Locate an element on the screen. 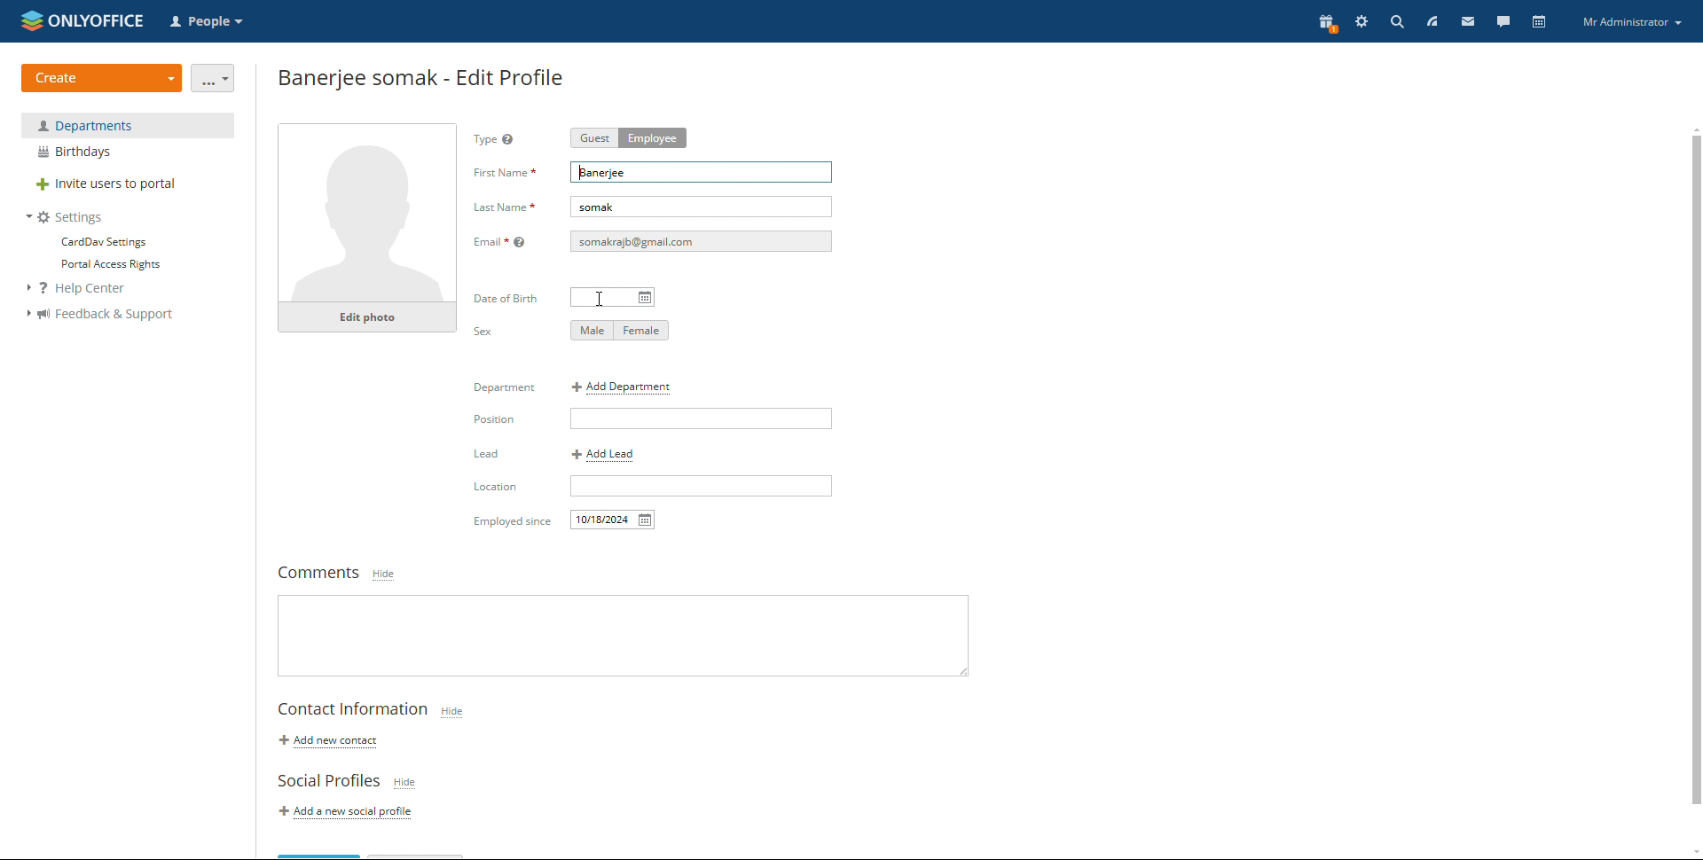 The image size is (1703, 860). hide is located at coordinates (405, 783).